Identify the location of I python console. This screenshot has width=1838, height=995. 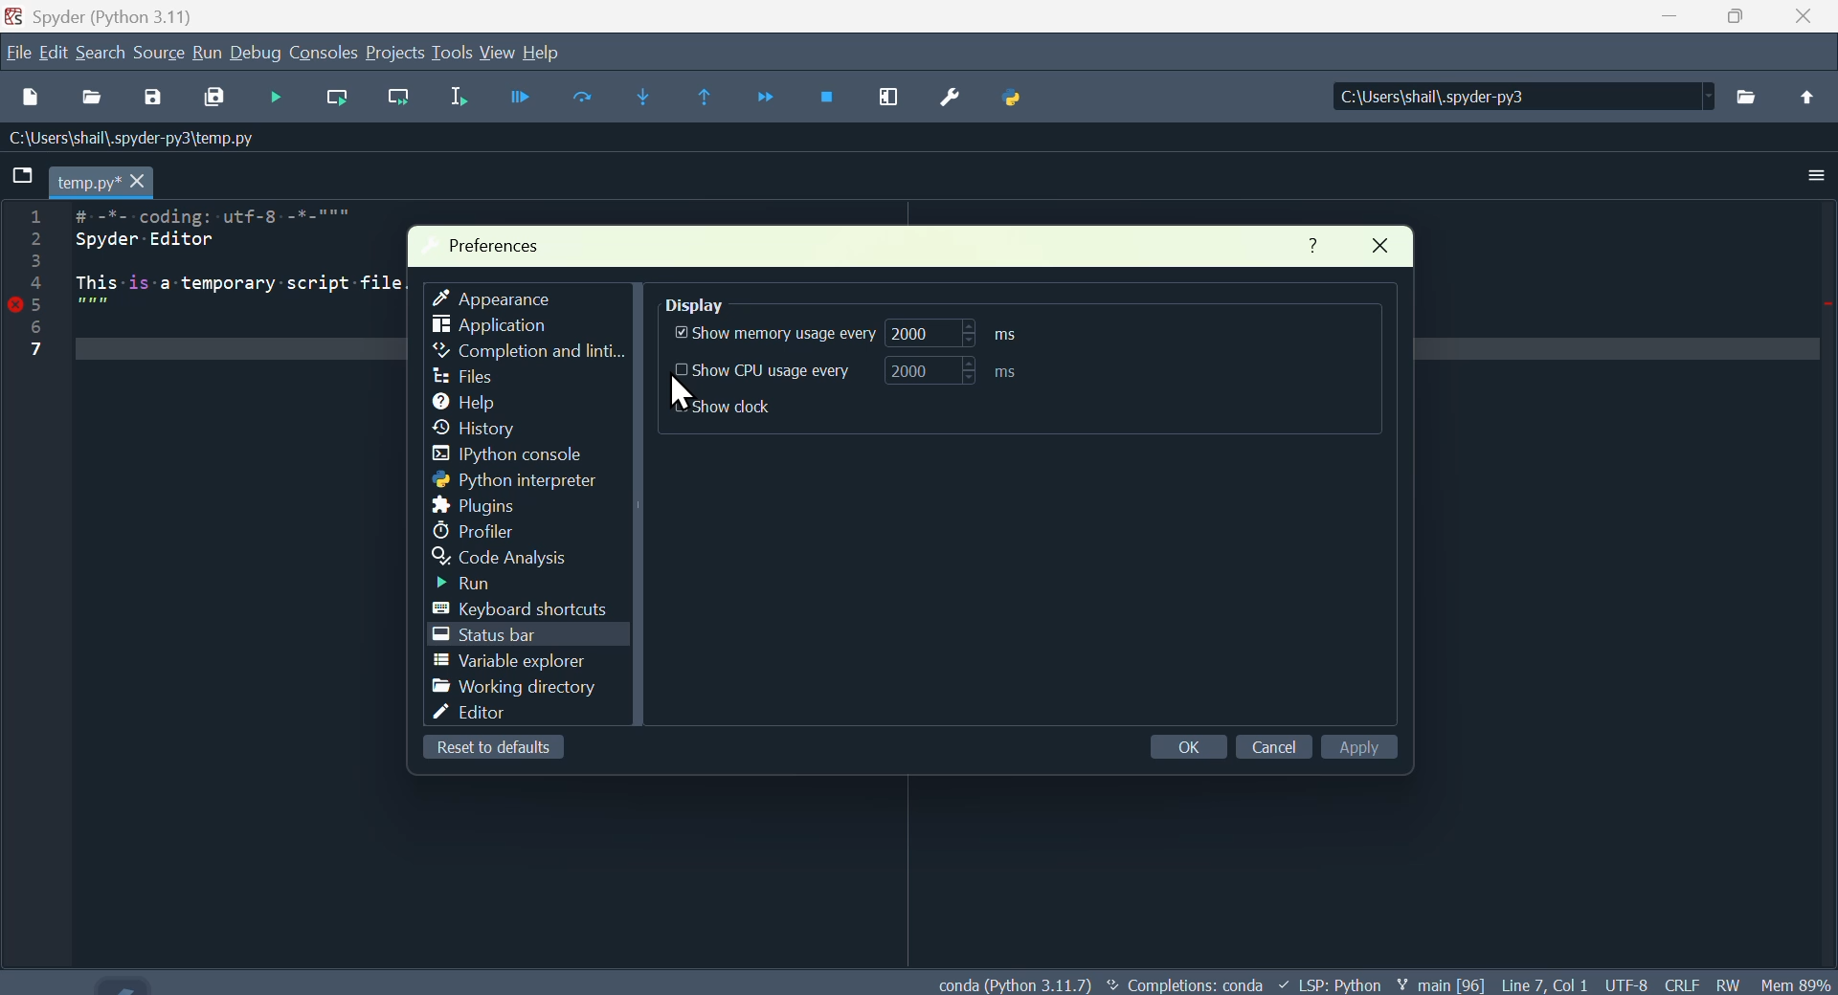
(527, 454).